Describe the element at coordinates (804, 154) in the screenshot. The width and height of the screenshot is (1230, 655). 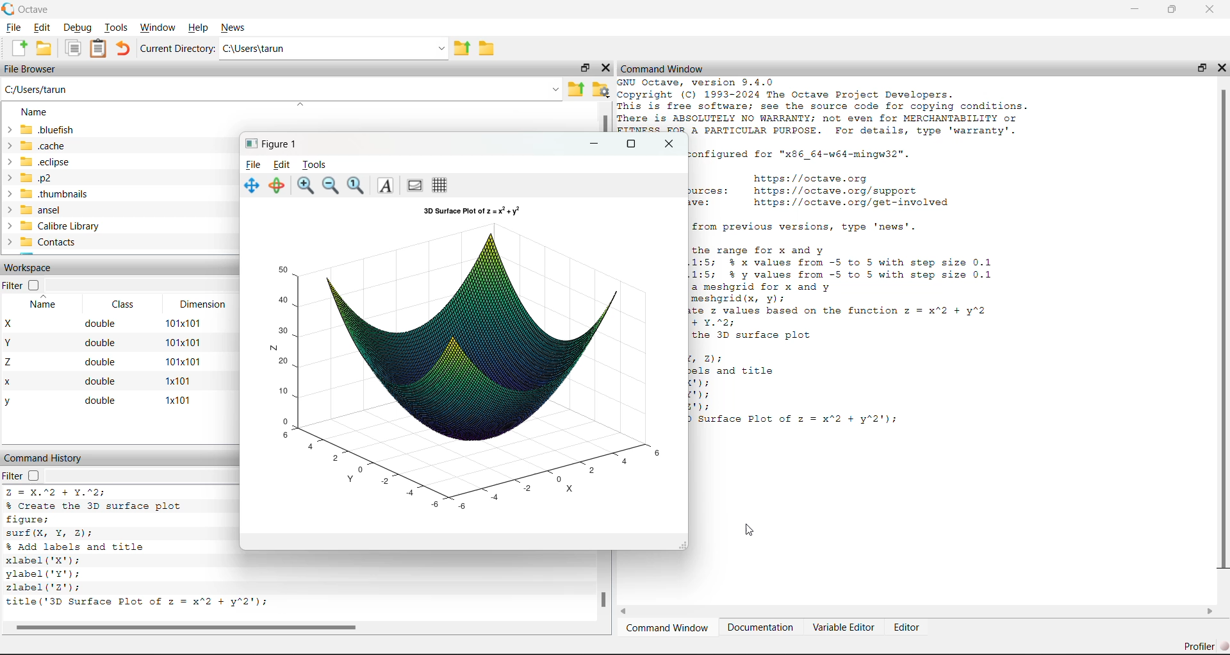
I see `Octave was configured for "x86 64-w64-mingw32".` at that location.